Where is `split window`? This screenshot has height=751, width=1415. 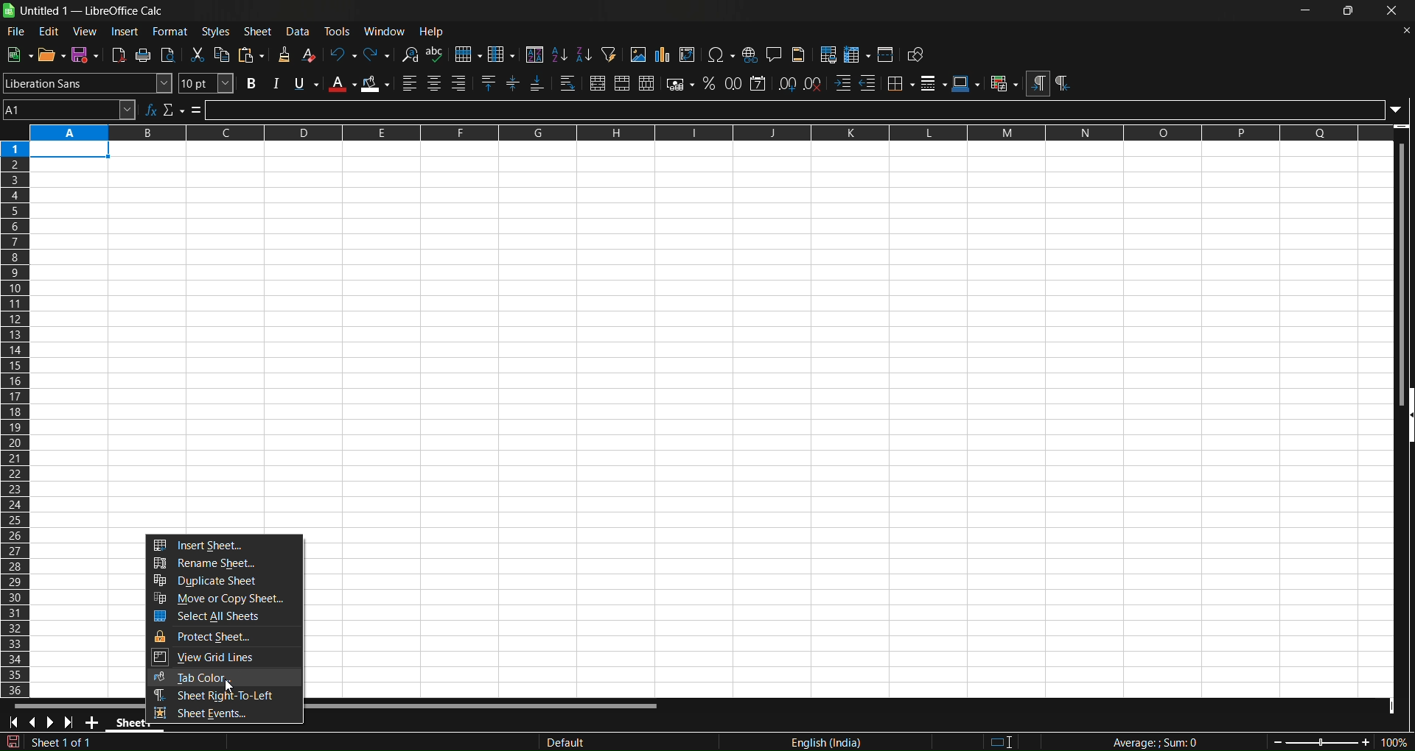
split window is located at coordinates (887, 54).